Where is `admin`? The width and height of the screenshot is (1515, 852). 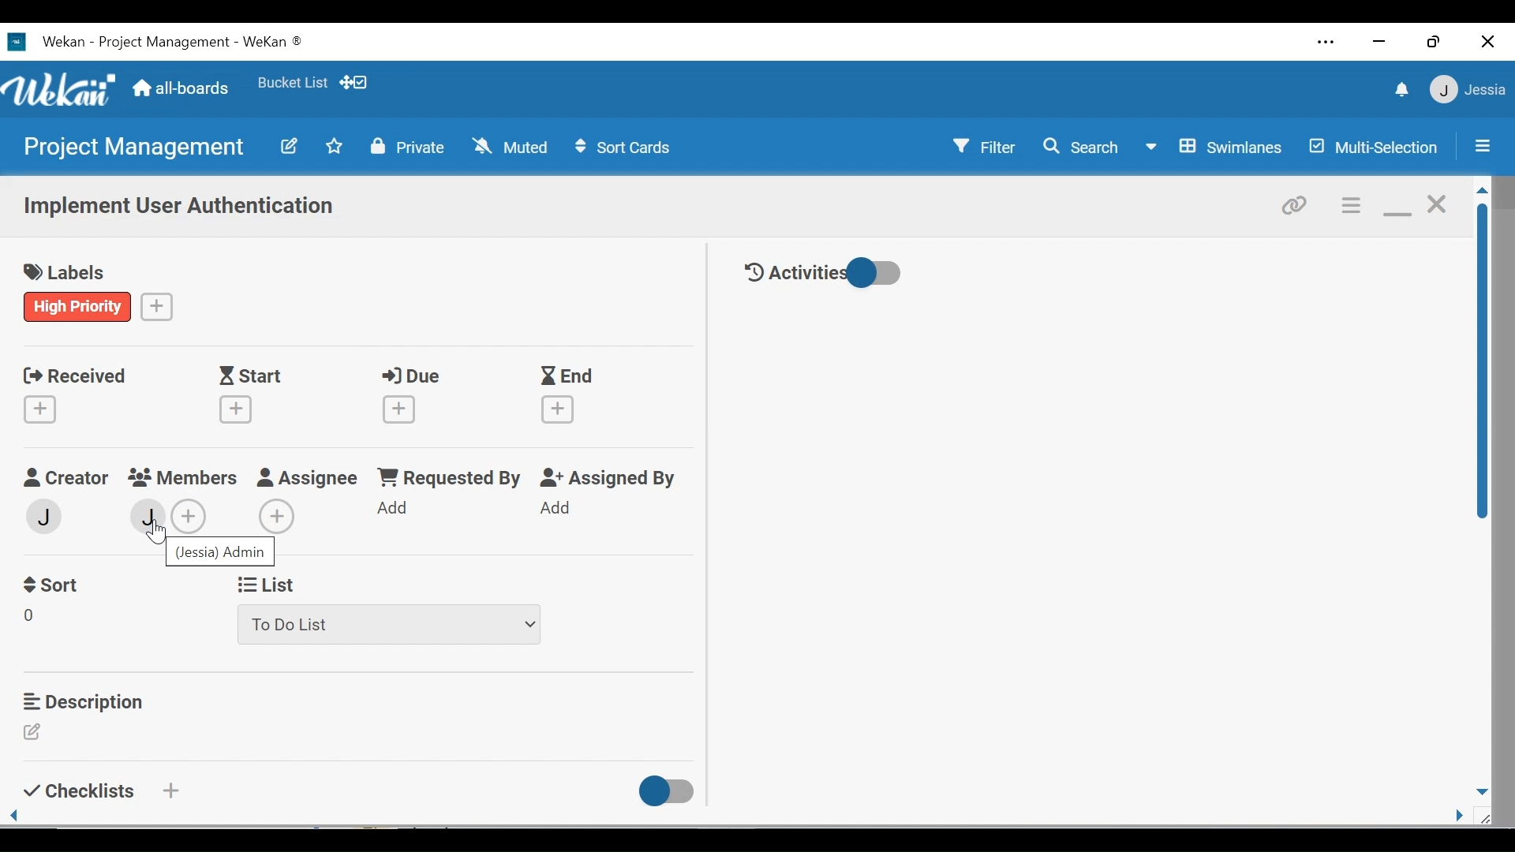 admin is located at coordinates (148, 518).